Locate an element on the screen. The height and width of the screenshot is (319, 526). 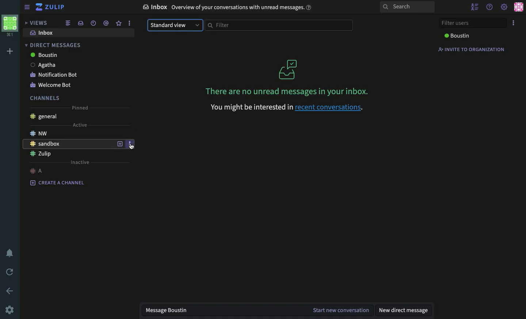
favorite is located at coordinates (119, 23).